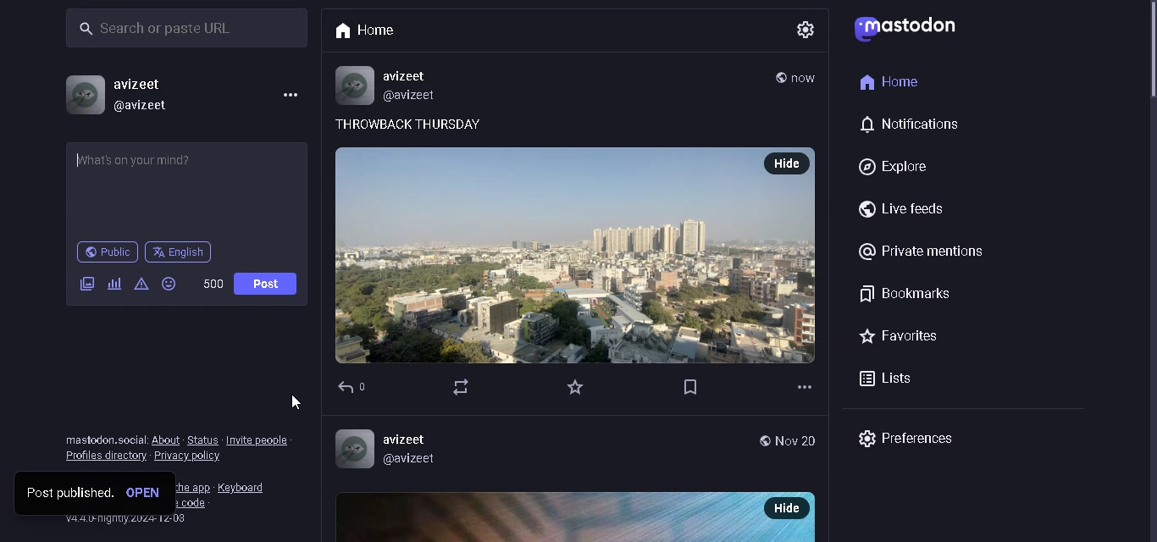 The height and width of the screenshot is (542, 1157). What do you see at coordinates (85, 285) in the screenshot?
I see `add images` at bounding box center [85, 285].